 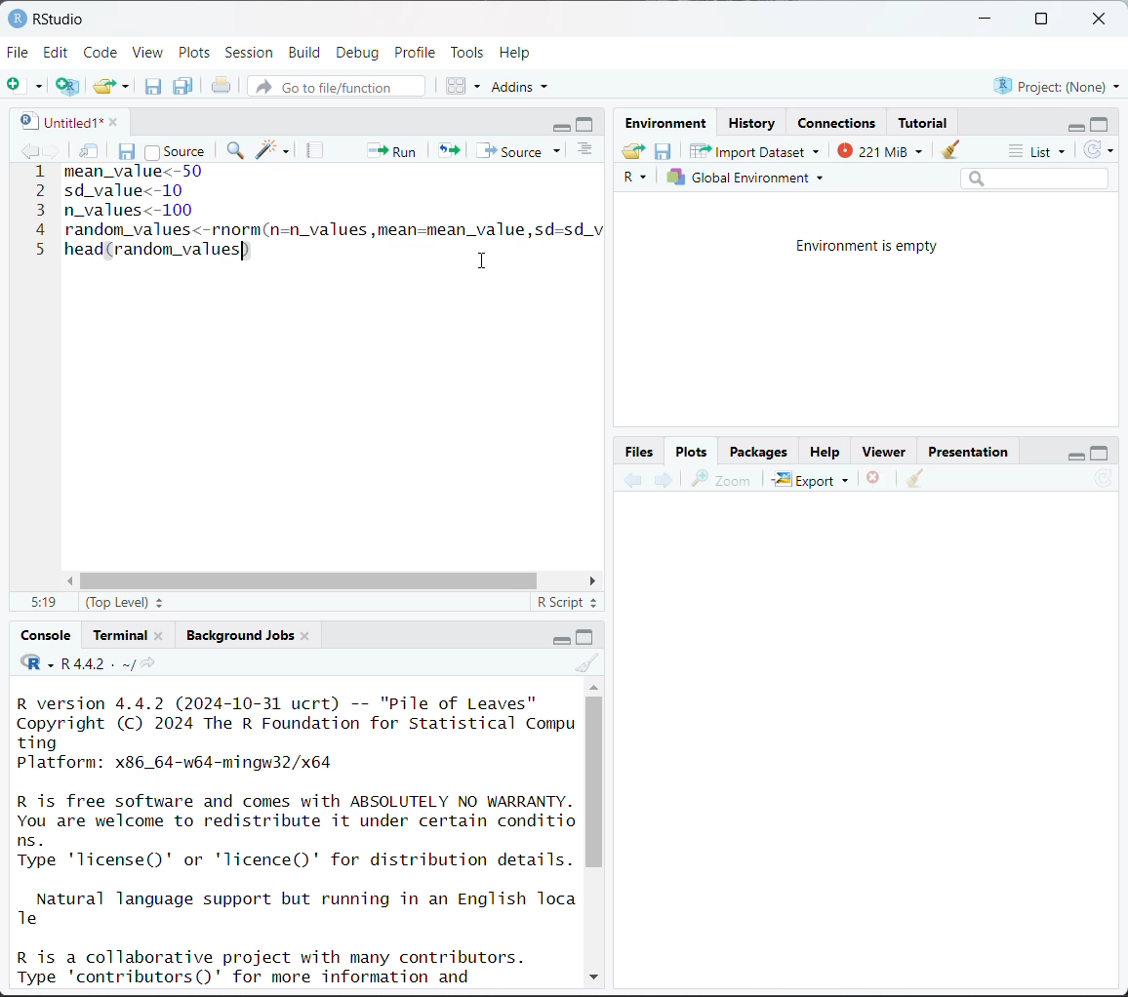 I want to click on zoom, so click(x=721, y=479).